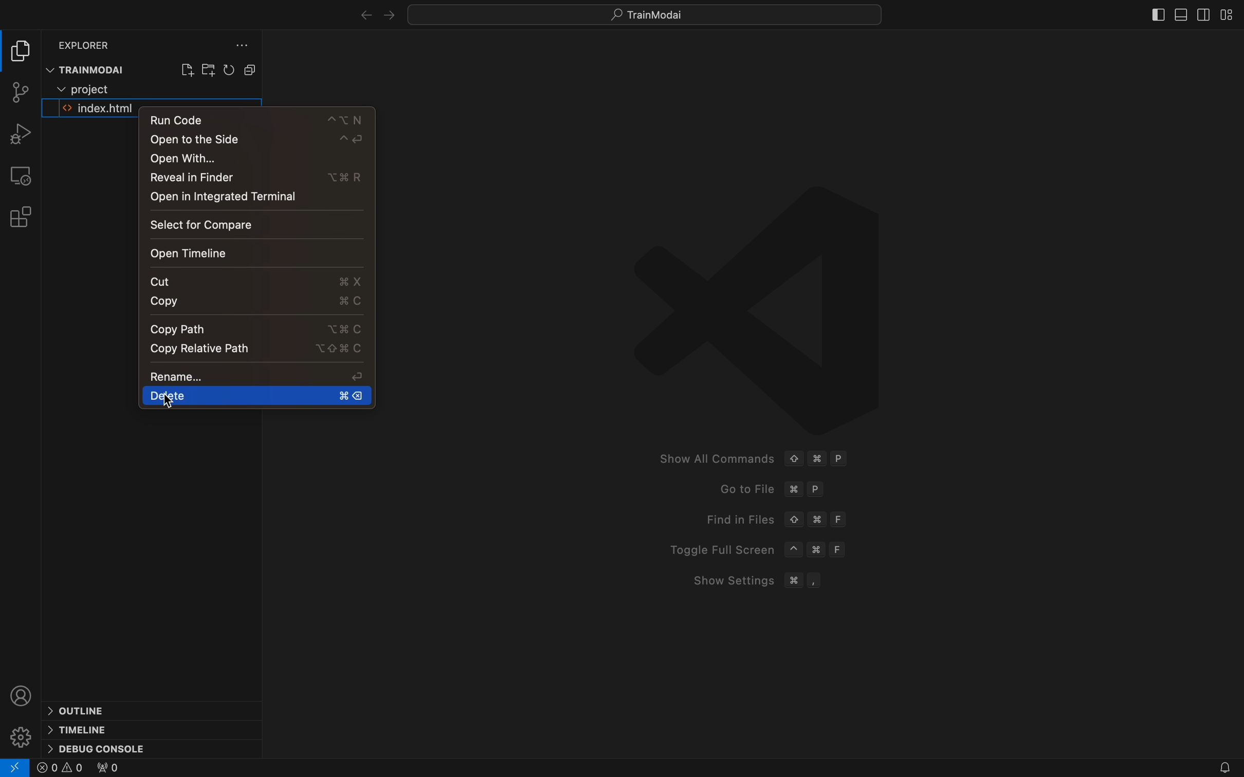 This screenshot has height=777, width=1244. What do you see at coordinates (345, 177) in the screenshot?
I see `R` at bounding box center [345, 177].